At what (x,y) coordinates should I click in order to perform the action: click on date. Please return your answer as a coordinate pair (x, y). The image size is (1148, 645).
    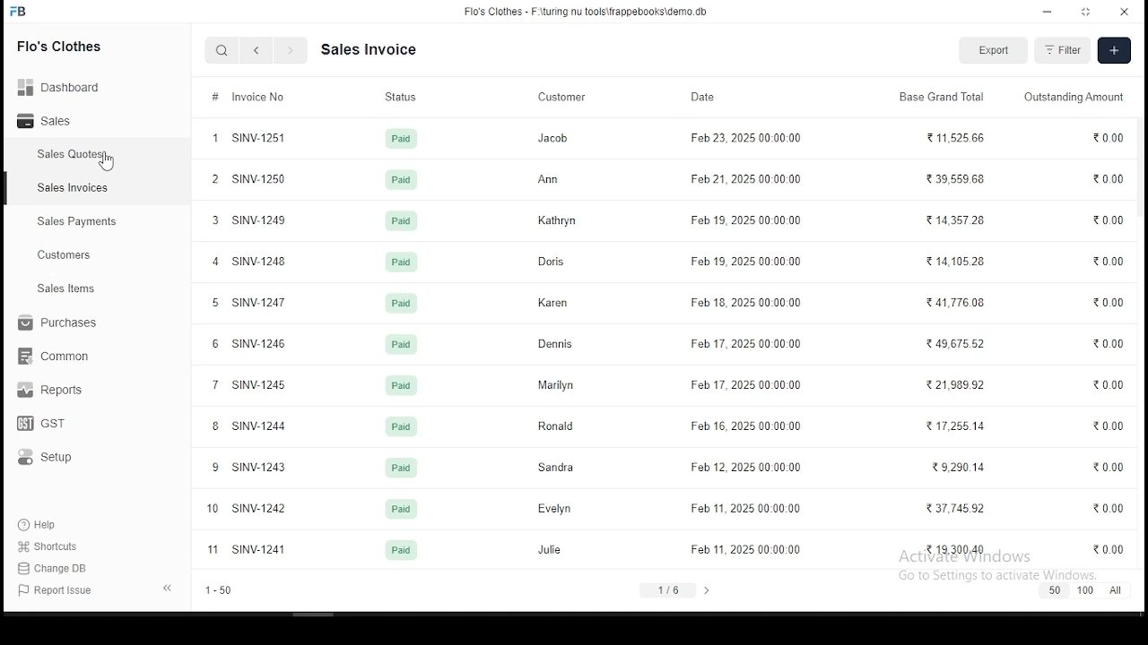
    Looking at the image, I should click on (708, 100).